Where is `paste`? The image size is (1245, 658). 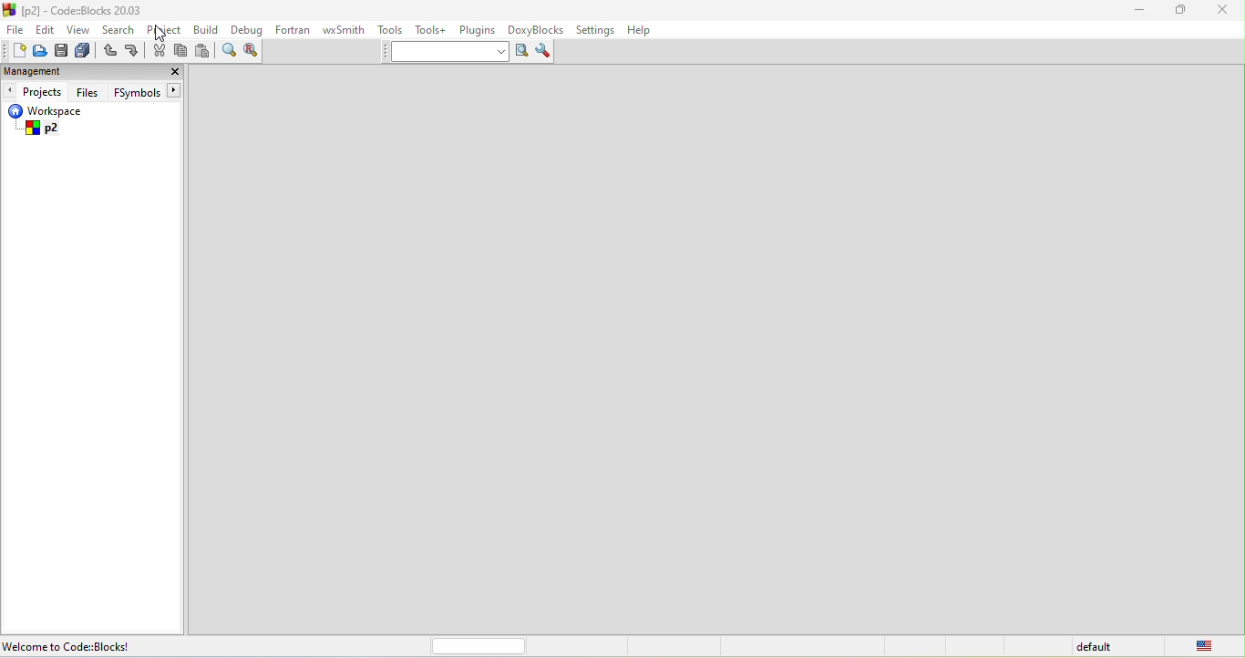 paste is located at coordinates (203, 53).